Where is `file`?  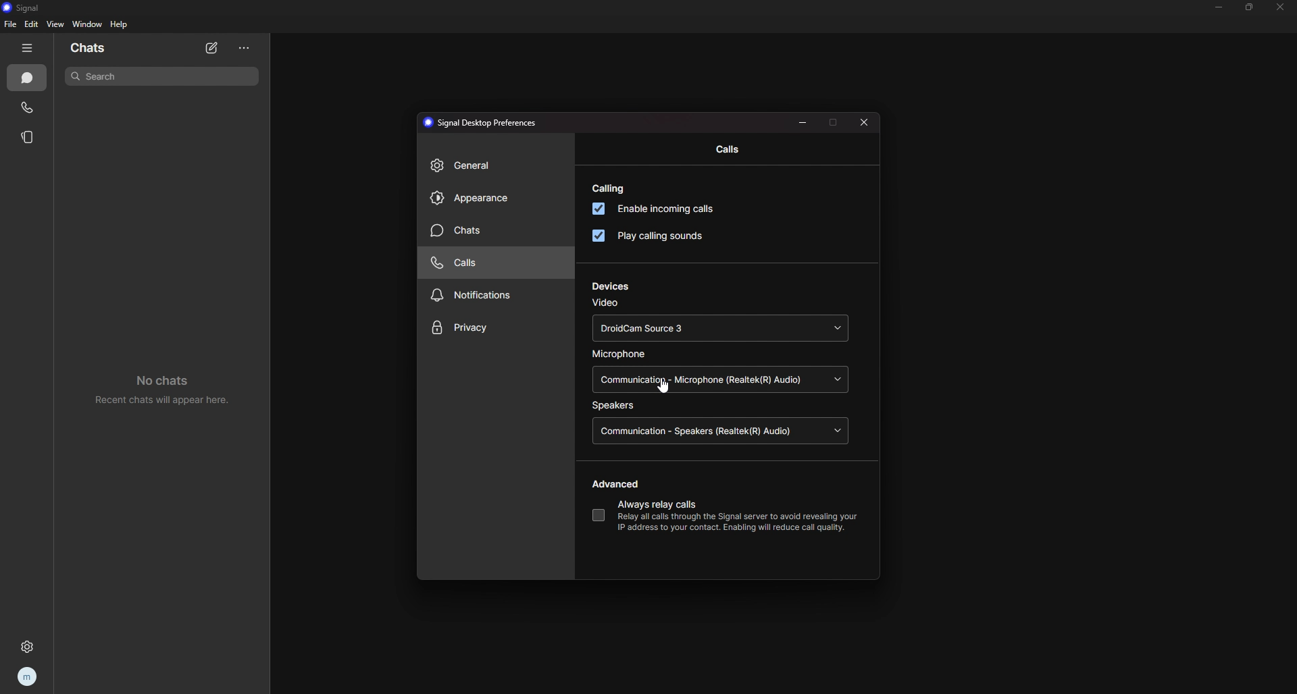 file is located at coordinates (10, 25).